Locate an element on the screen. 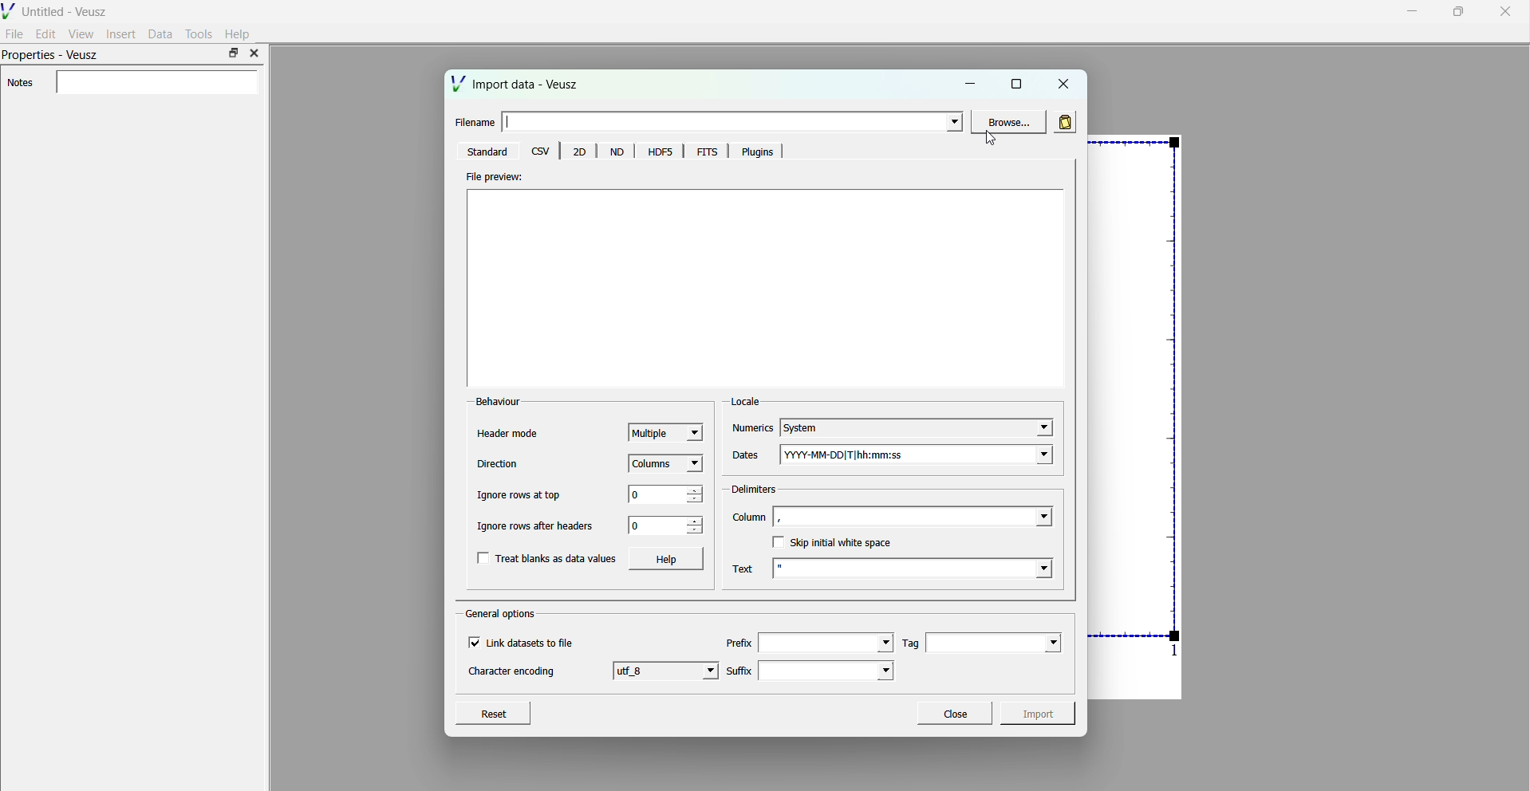  increase is located at coordinates (696, 490).